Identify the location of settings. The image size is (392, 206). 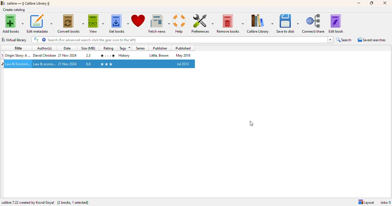
(44, 40).